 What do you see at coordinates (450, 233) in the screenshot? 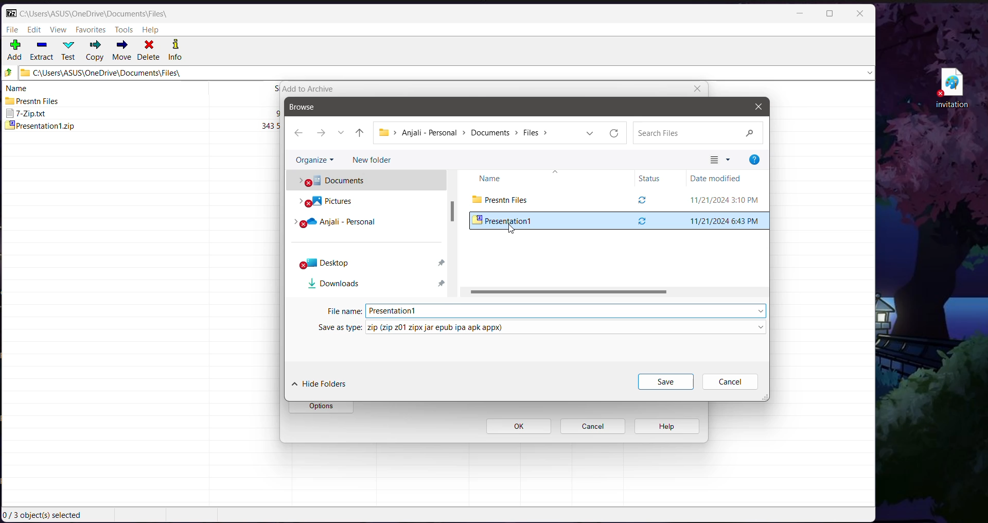
I see `Vertical Scroll Bar` at bounding box center [450, 233].